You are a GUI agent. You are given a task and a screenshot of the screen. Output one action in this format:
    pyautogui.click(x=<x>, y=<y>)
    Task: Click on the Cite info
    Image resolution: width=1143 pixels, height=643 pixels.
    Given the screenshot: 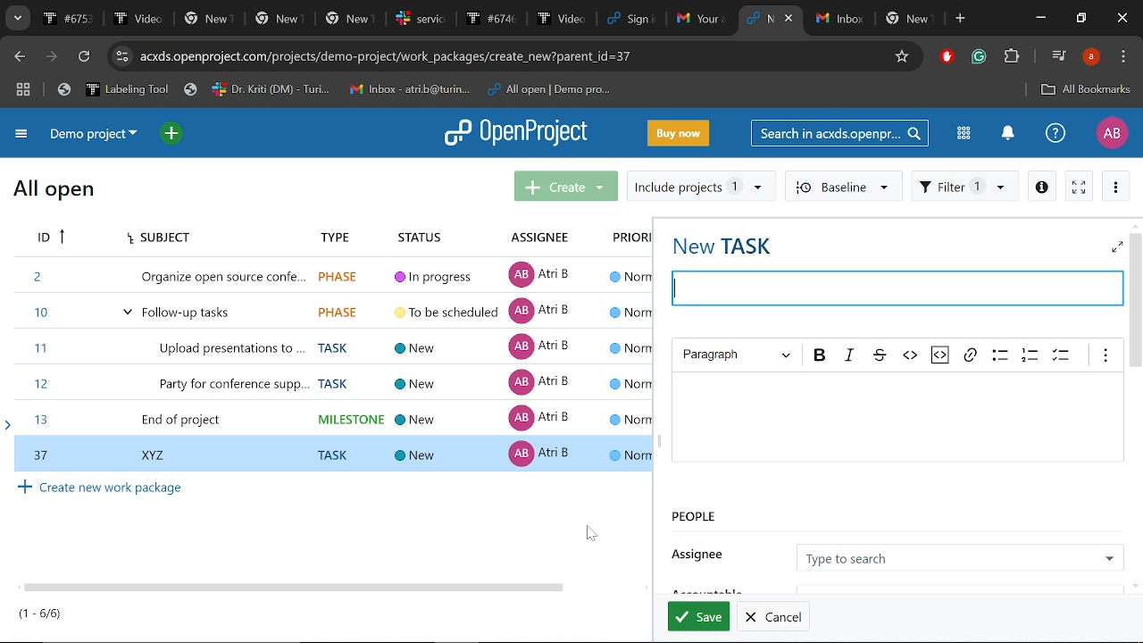 What is the action you would take?
    pyautogui.click(x=122, y=56)
    